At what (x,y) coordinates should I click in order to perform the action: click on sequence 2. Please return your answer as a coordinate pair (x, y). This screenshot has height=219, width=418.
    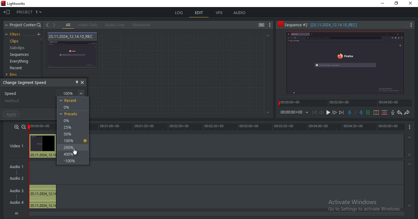
    Looking at the image, I should click on (346, 25).